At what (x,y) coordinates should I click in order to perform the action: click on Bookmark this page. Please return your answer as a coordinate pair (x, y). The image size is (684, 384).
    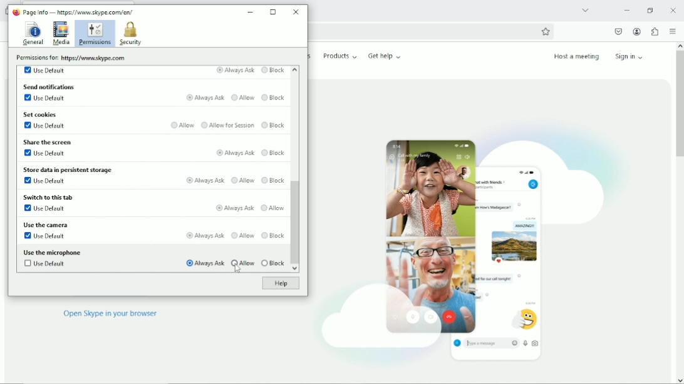
    Looking at the image, I should click on (546, 31).